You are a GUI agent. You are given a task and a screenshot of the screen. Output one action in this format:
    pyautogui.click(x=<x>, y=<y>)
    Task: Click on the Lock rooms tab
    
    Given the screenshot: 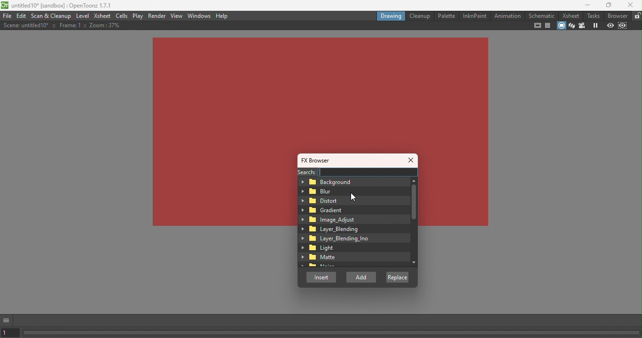 What is the action you would take?
    pyautogui.click(x=637, y=16)
    